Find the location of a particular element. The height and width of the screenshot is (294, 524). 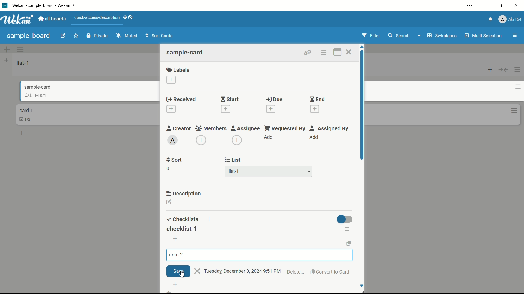

swimlane actions is located at coordinates (20, 49).